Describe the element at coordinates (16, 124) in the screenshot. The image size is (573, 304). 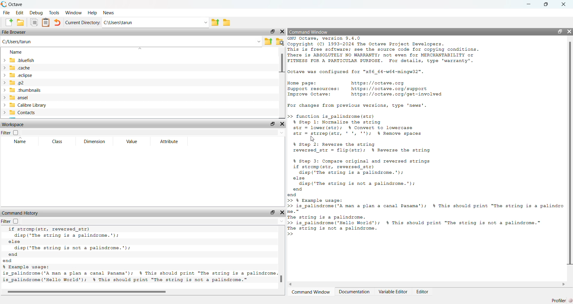
I see `workspace` at that location.